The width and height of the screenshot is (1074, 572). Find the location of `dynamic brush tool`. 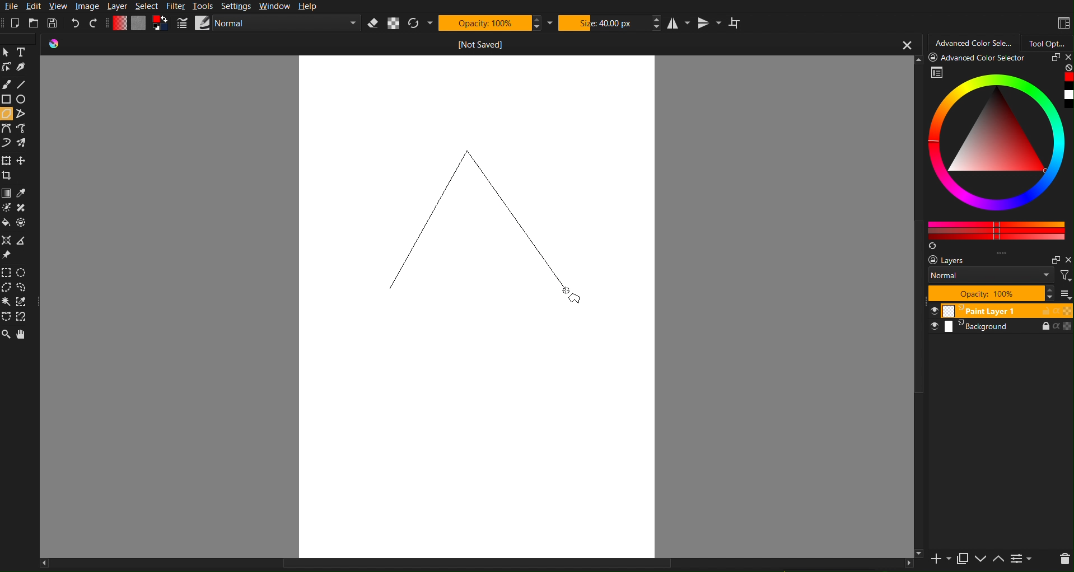

dynamic brush tool is located at coordinates (7, 144).